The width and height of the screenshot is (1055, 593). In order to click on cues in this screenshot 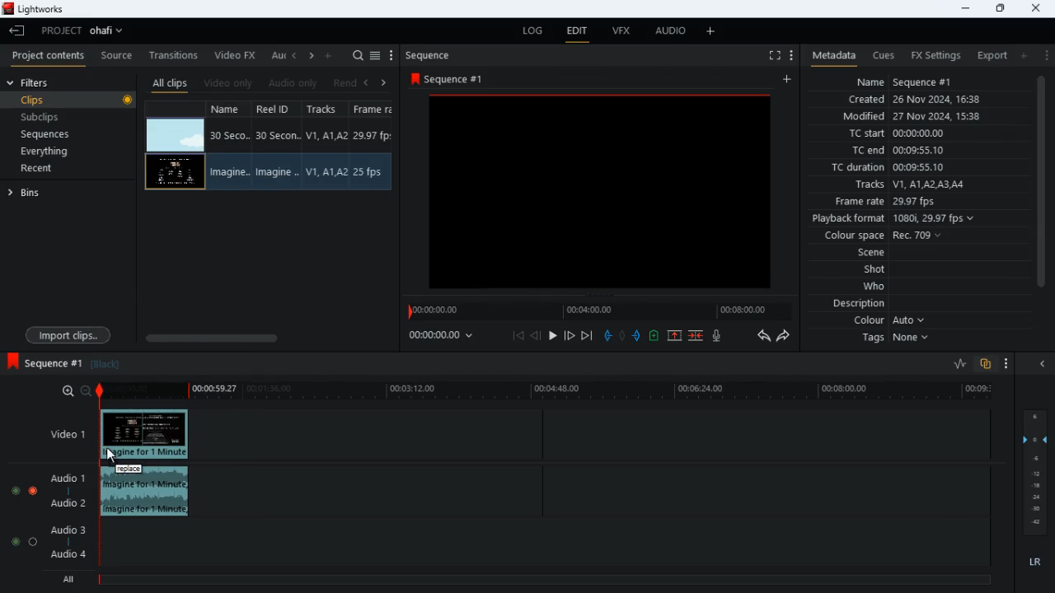, I will do `click(879, 55)`.